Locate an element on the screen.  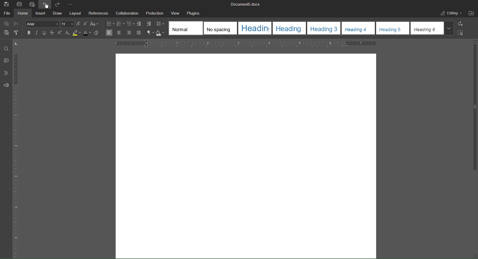
More templates is located at coordinates (449, 28).